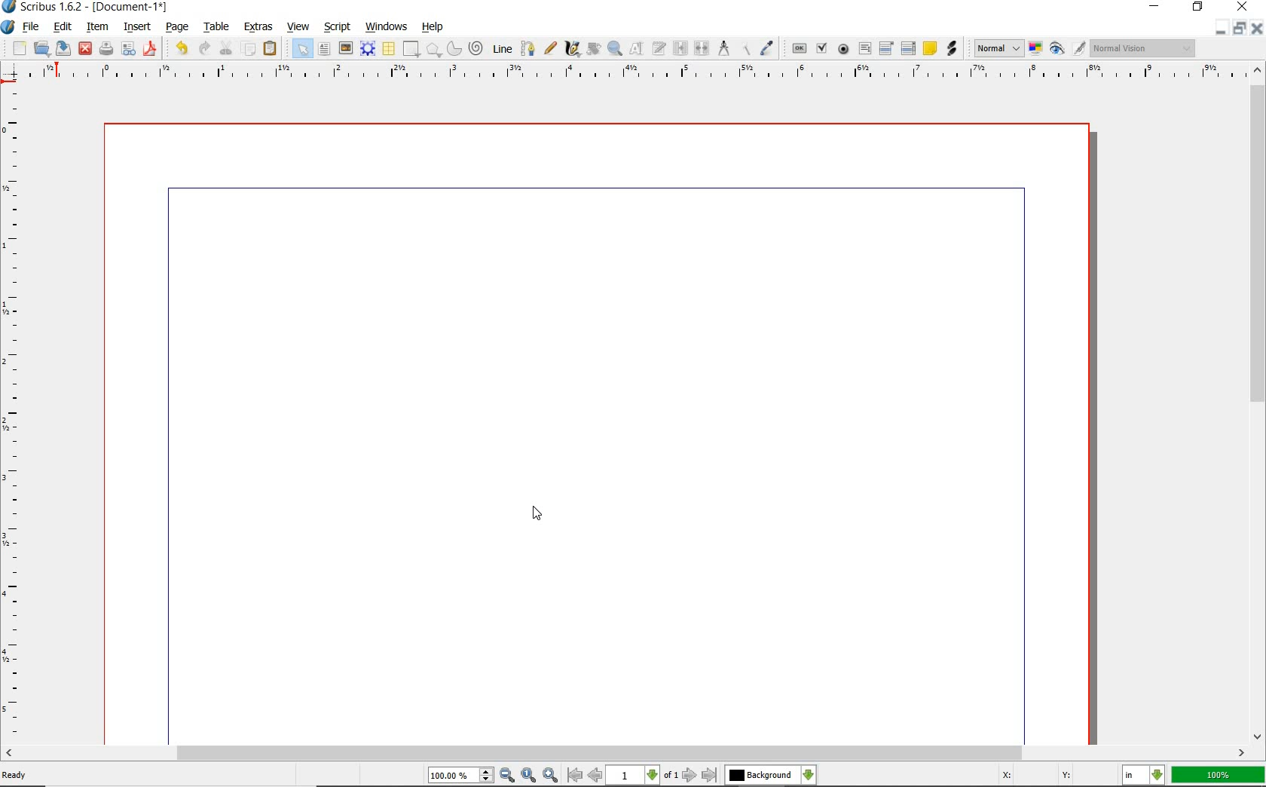  What do you see at coordinates (344, 47) in the screenshot?
I see `image frame` at bounding box center [344, 47].